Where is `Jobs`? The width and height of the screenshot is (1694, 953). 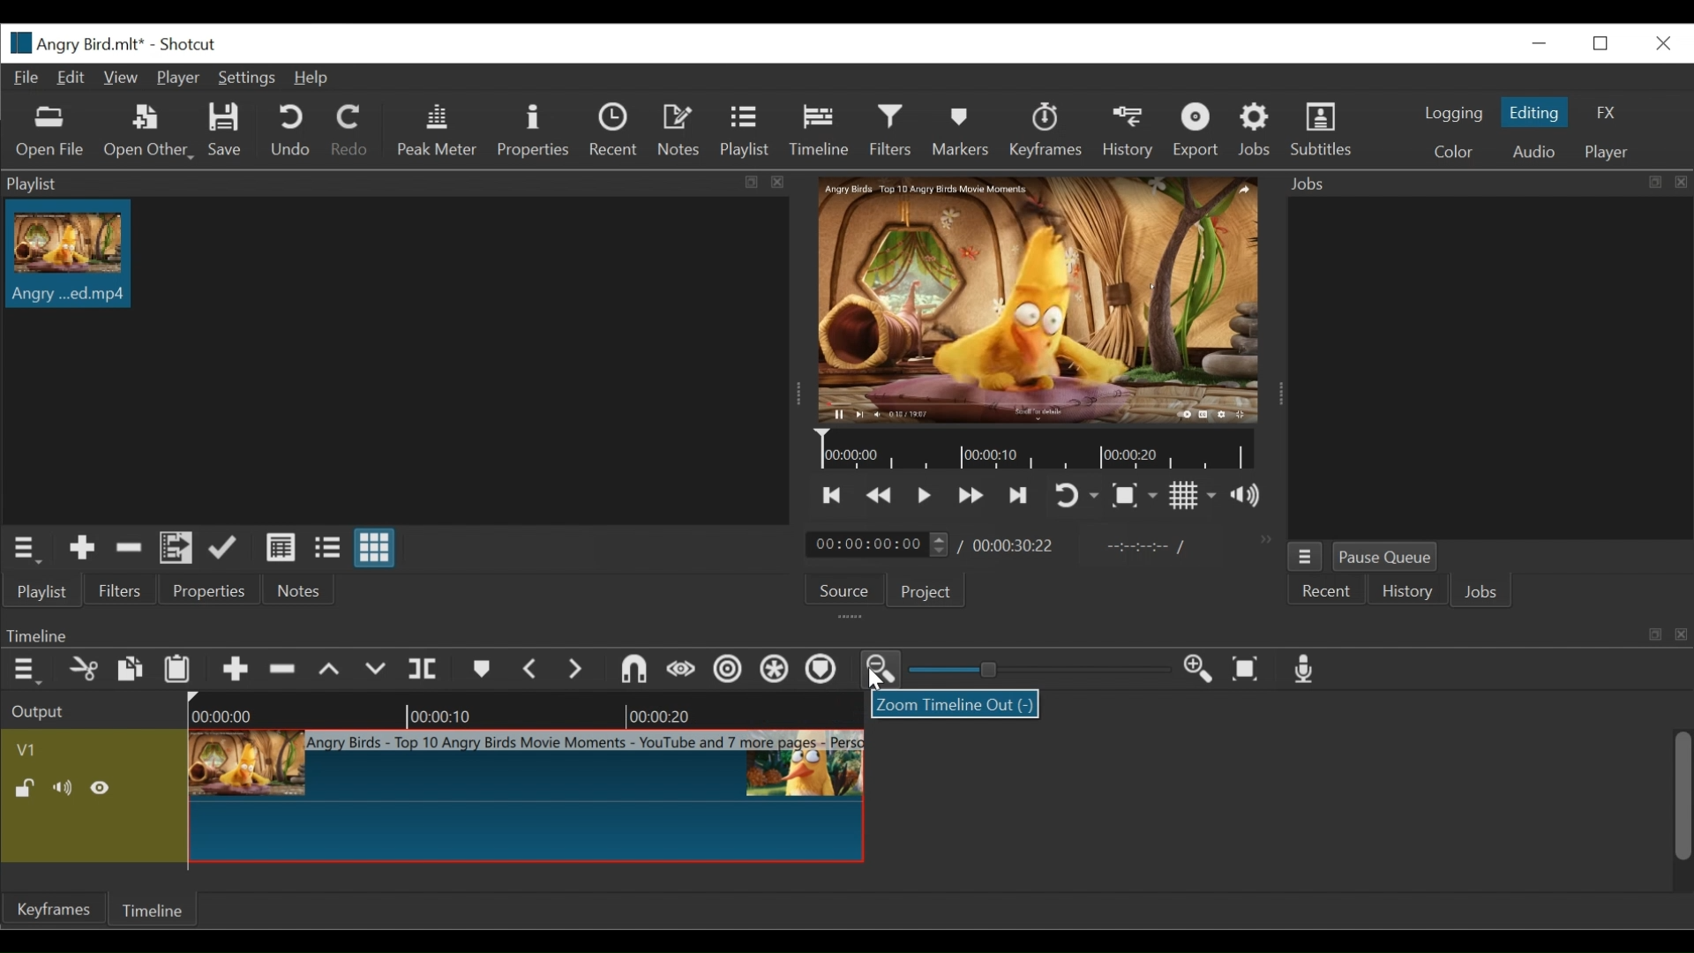
Jobs is located at coordinates (1484, 182).